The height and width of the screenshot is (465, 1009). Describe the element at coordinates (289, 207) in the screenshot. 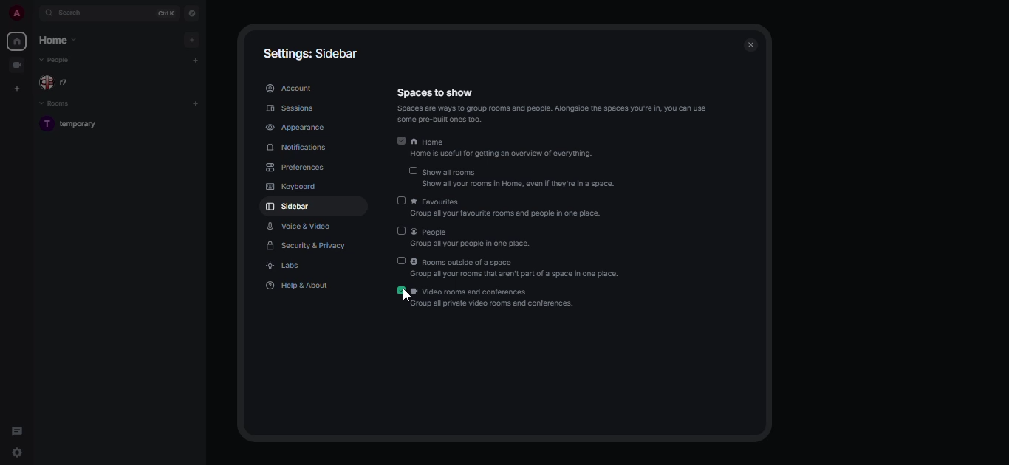

I see `sidebar` at that location.